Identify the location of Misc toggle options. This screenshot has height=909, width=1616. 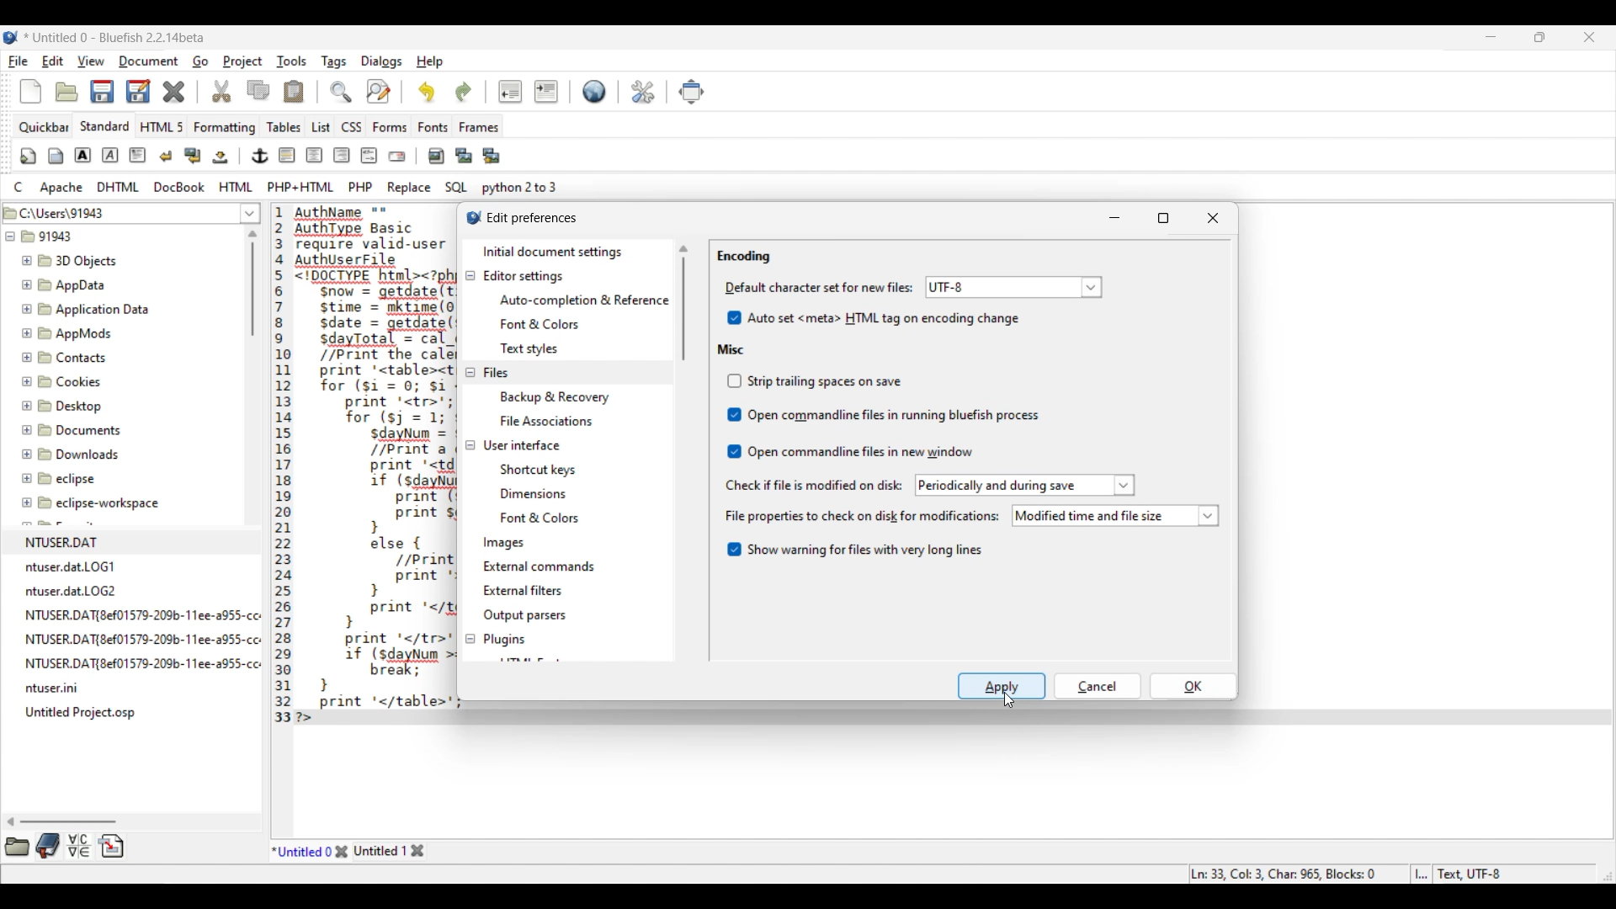
(897, 417).